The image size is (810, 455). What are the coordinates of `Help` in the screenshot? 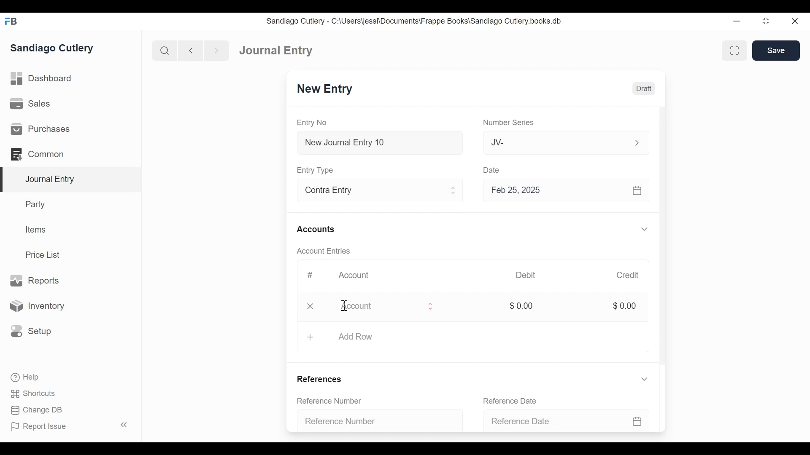 It's located at (24, 376).